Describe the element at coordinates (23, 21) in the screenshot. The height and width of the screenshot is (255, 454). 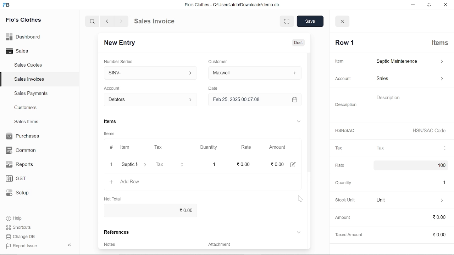
I see `Flo's Clothes` at that location.